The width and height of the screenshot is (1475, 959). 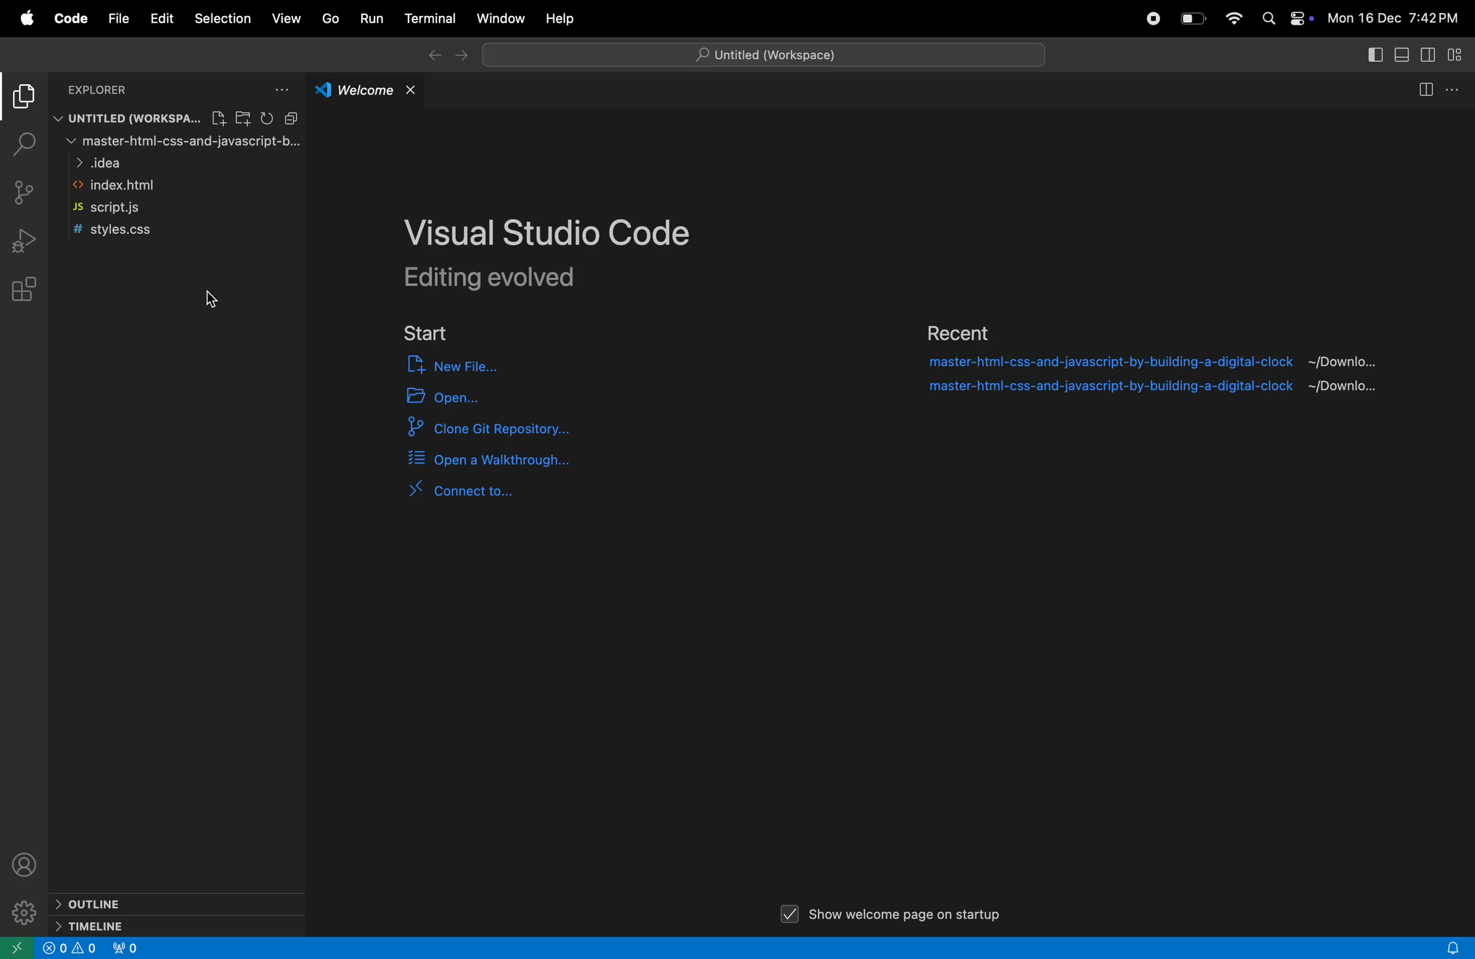 What do you see at coordinates (1106, 388) in the screenshot?
I see `master-html-css-and-javascript-by-building-a-digital-clock` at bounding box center [1106, 388].